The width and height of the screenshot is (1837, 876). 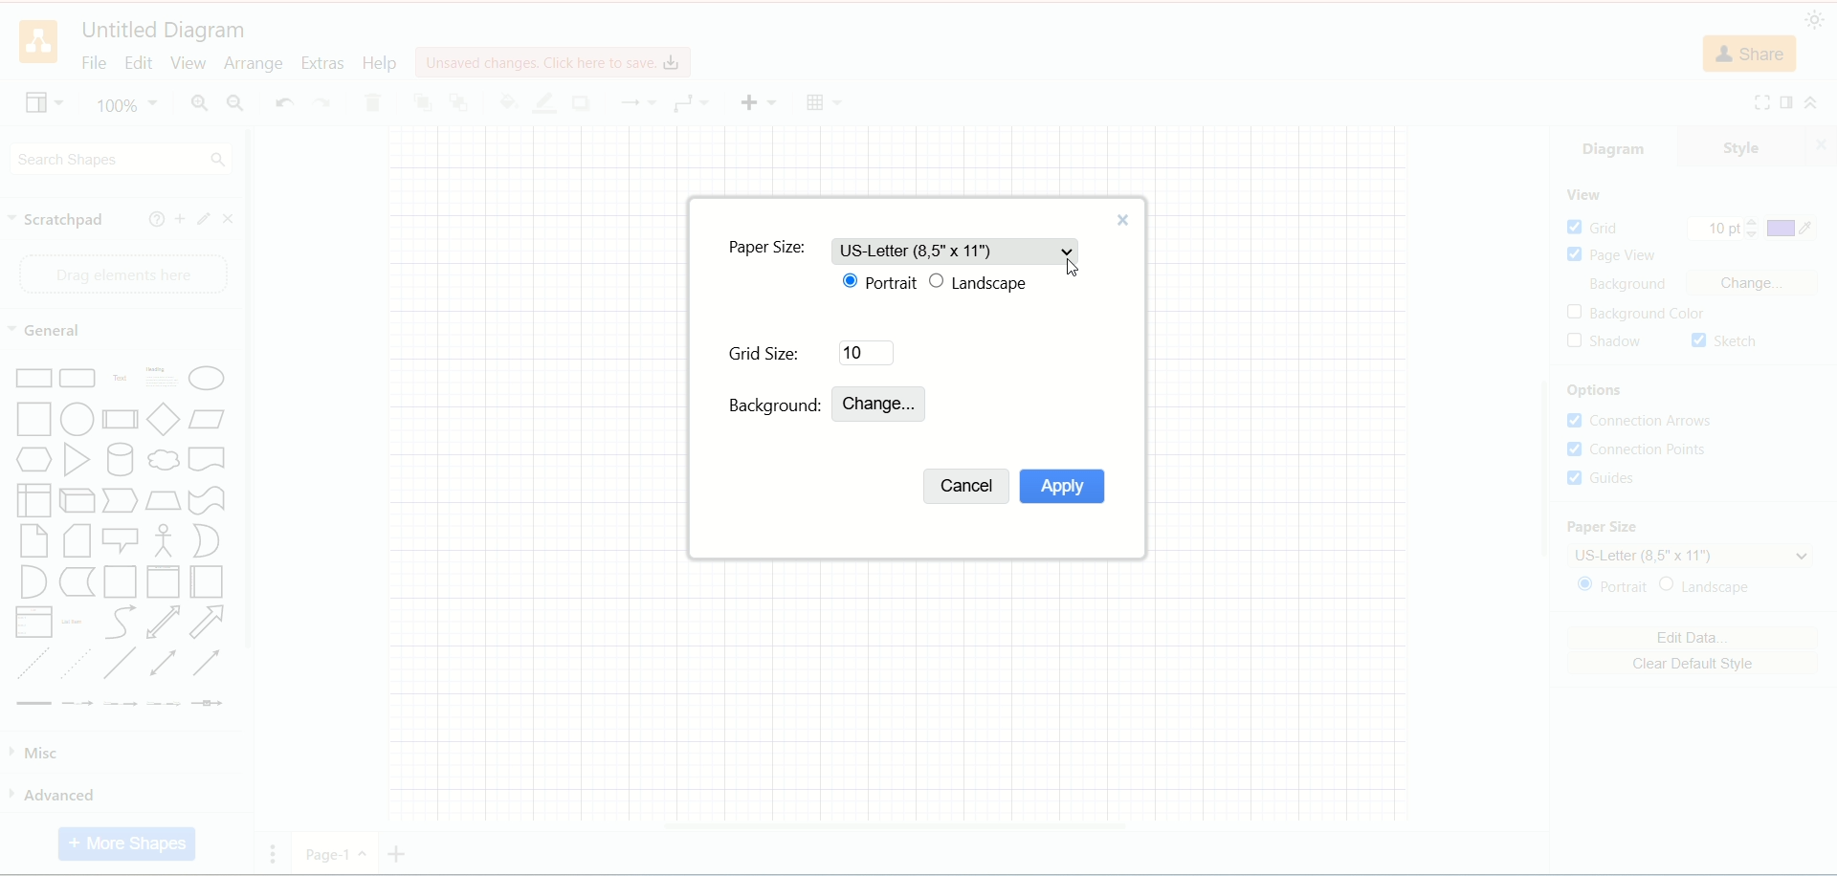 I want to click on line color, so click(x=542, y=102).